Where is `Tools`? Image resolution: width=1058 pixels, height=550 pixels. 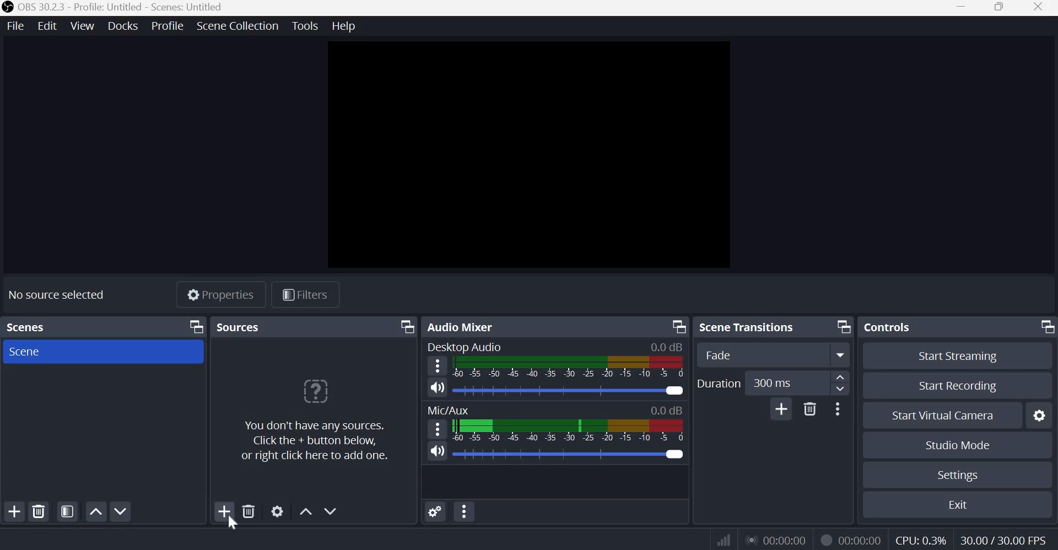
Tools is located at coordinates (306, 26).